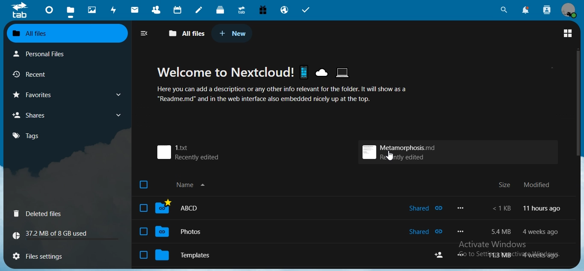 This screenshot has height=271, width=584. I want to click on icon, so click(21, 12).